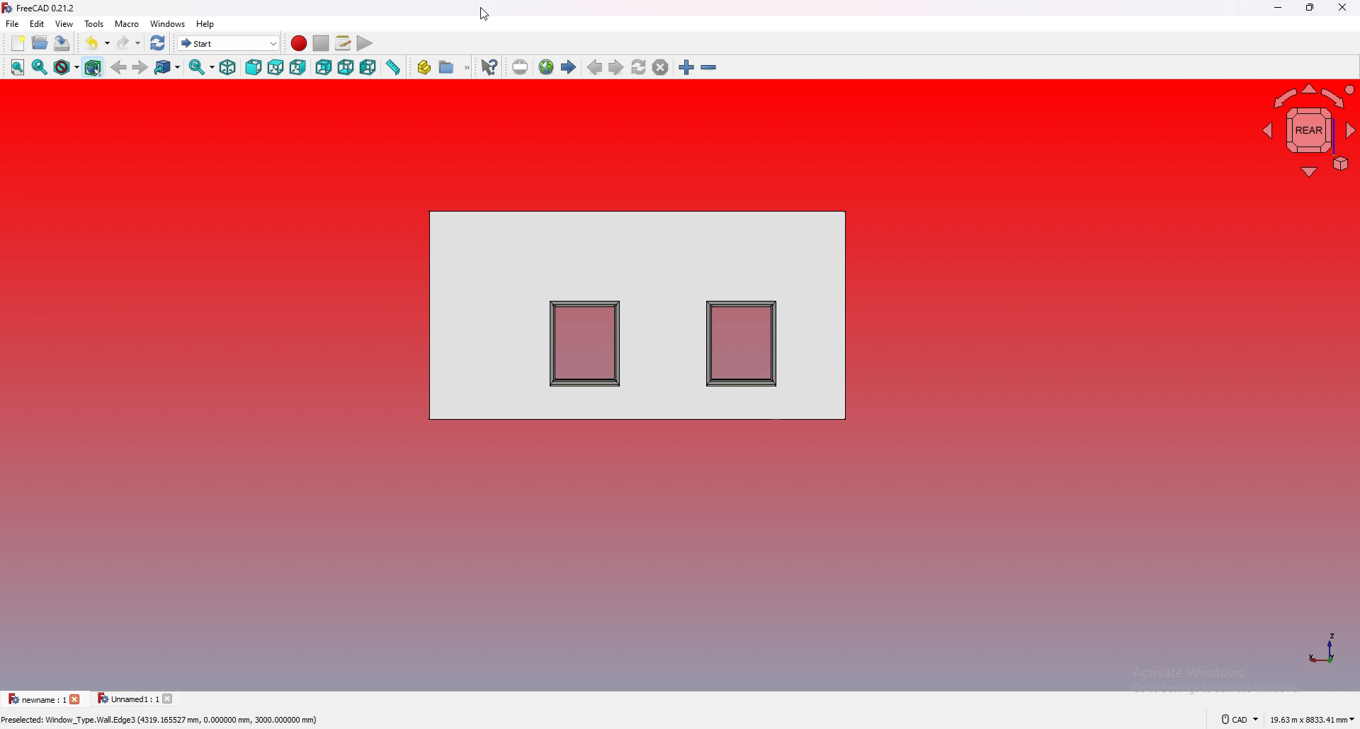 The height and width of the screenshot is (729, 1360). I want to click on macros, so click(343, 43).